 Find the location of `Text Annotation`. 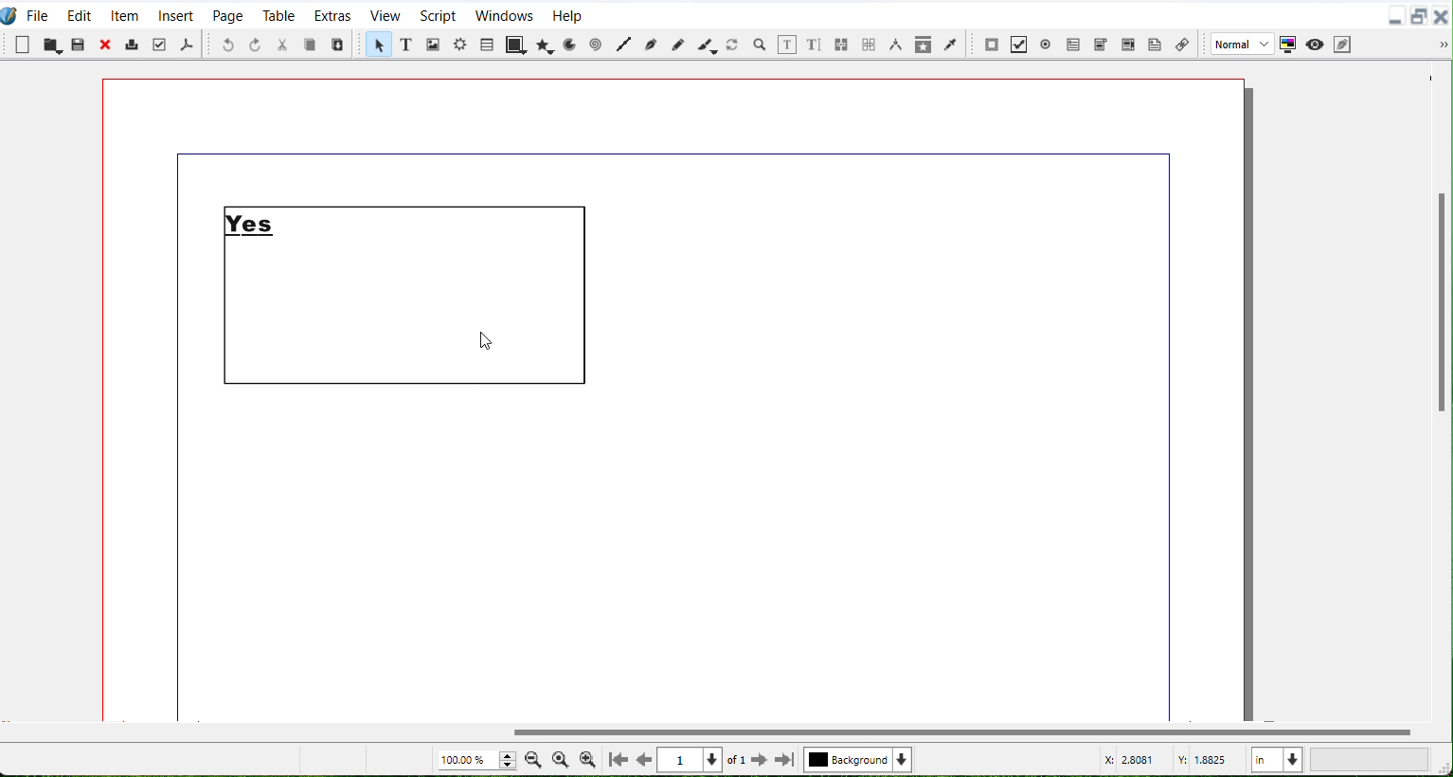

Text Annotation is located at coordinates (1156, 44).